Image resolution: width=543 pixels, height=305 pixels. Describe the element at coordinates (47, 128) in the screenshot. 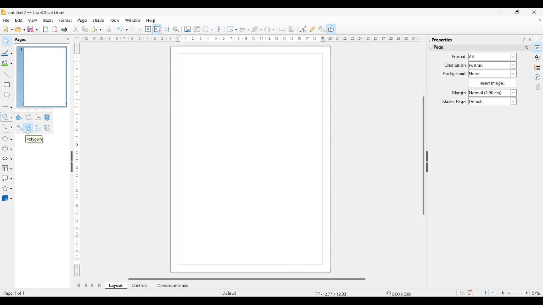

I see `Freeform line` at that location.